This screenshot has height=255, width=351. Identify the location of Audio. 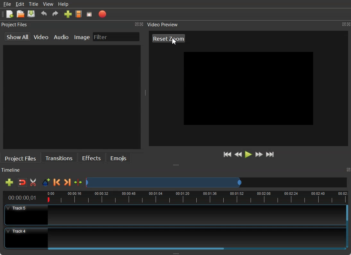
(61, 37).